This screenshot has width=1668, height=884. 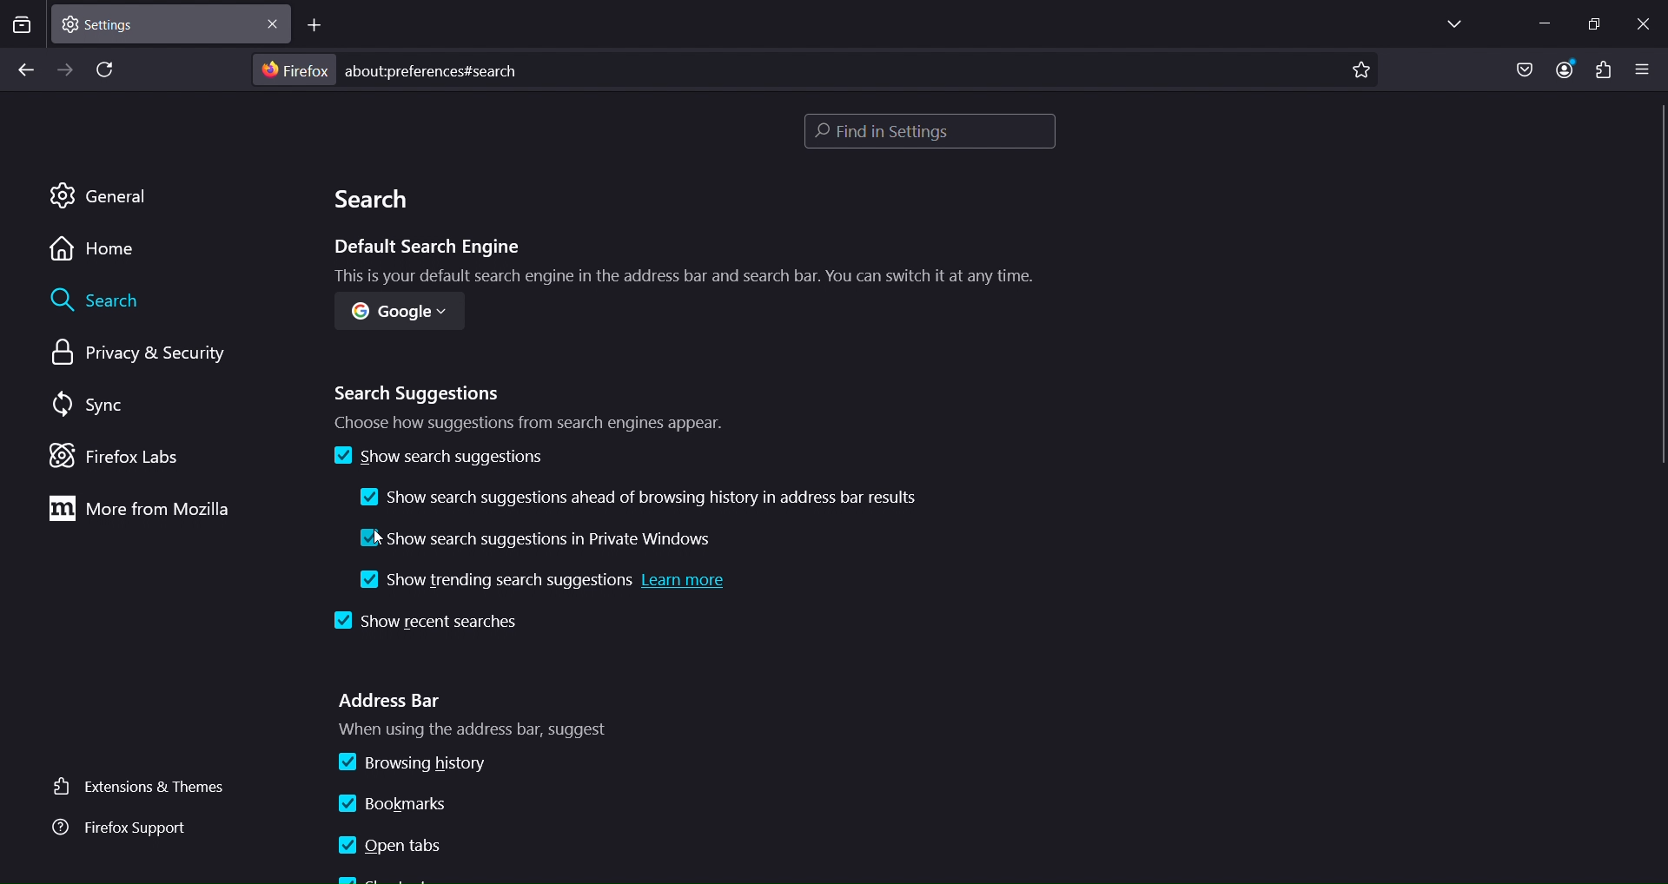 What do you see at coordinates (647, 498) in the screenshot?
I see `show search suggestions ahead of browsing history in address bar results` at bounding box center [647, 498].